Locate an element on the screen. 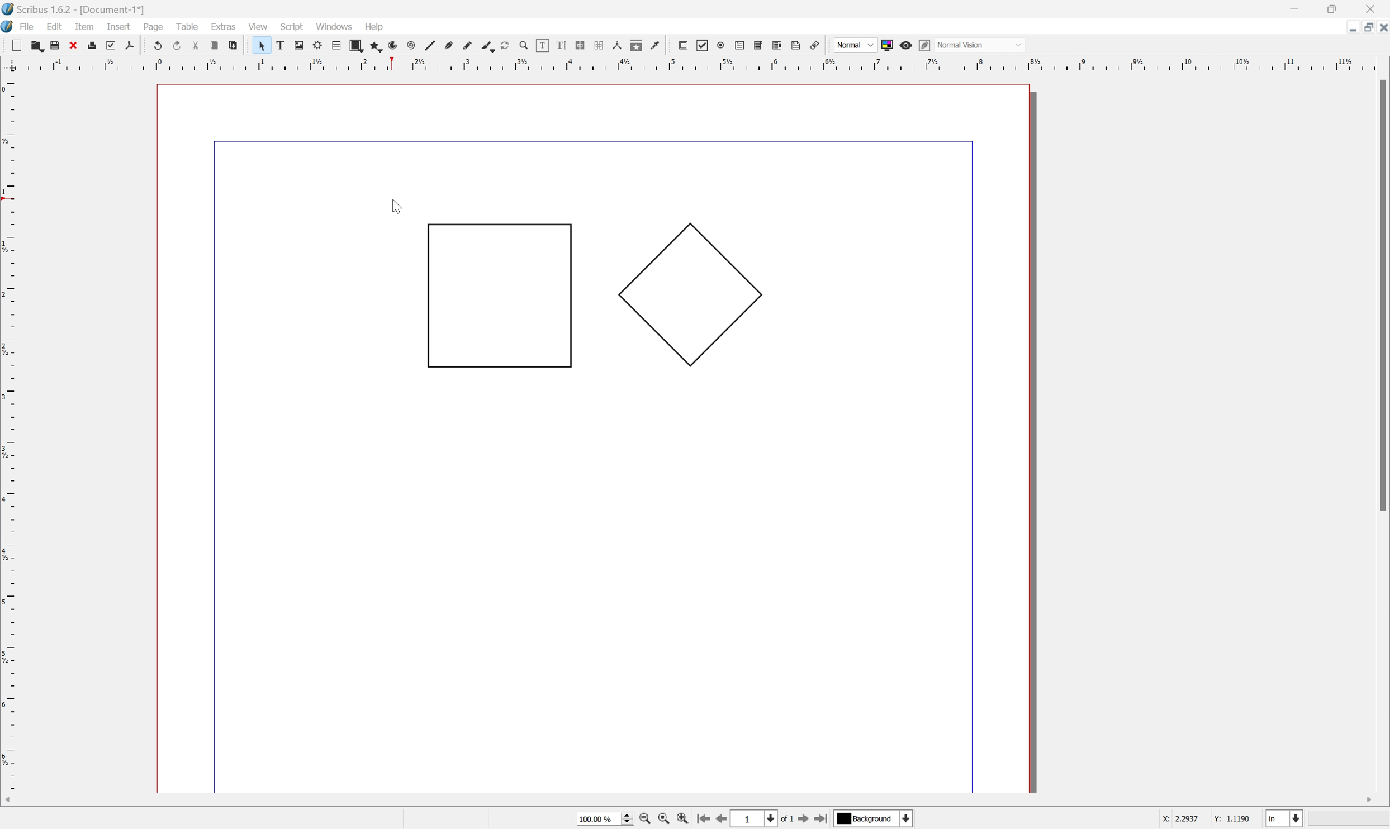  Select current layer is located at coordinates (877, 818).